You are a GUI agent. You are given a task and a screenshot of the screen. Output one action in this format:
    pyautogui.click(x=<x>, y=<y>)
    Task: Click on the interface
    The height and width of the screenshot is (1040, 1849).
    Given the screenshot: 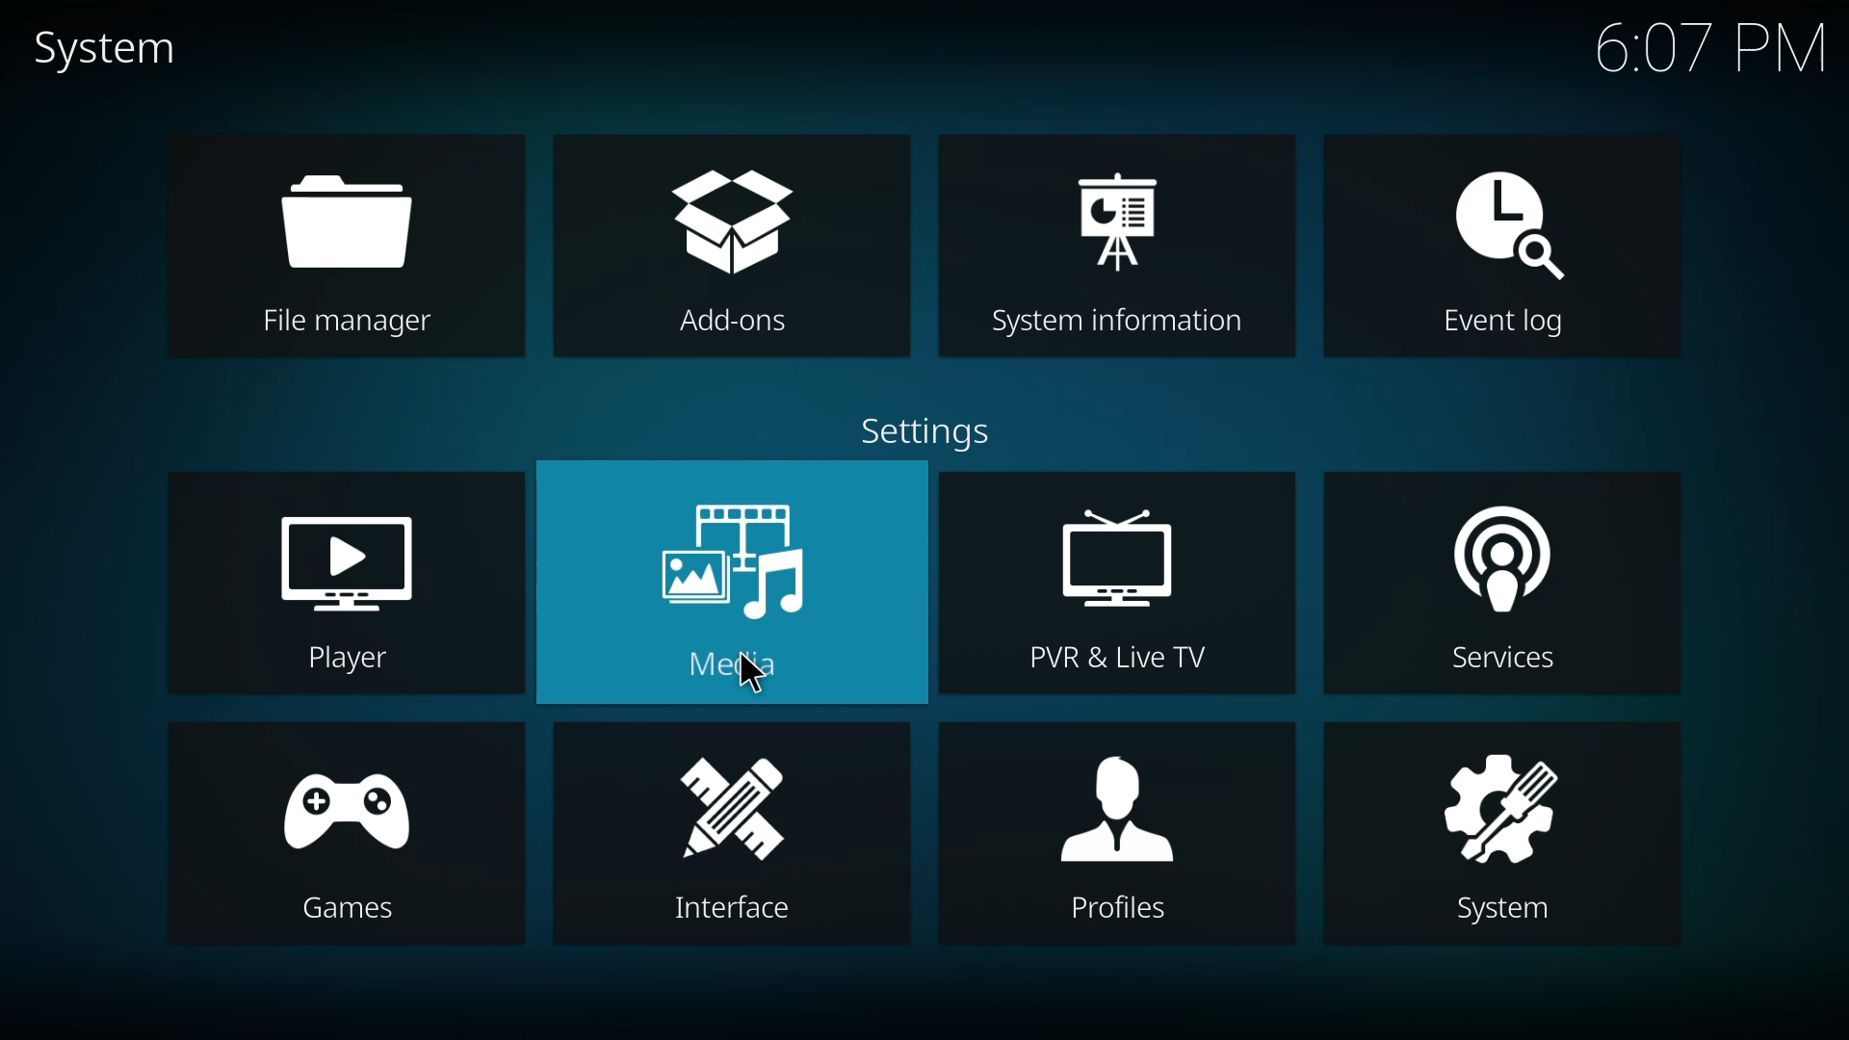 What is the action you would take?
    pyautogui.click(x=740, y=807)
    